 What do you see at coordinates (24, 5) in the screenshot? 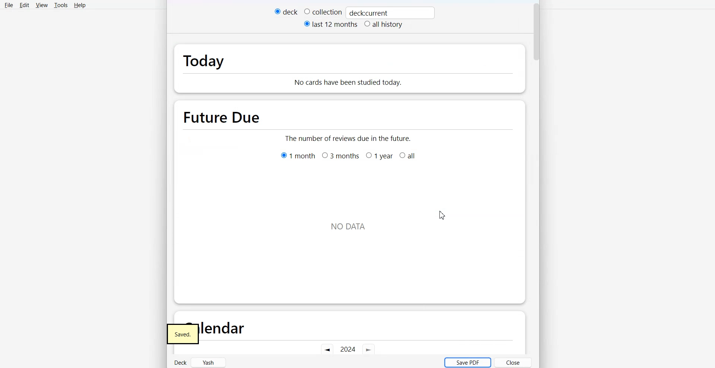
I see `Edit` at bounding box center [24, 5].